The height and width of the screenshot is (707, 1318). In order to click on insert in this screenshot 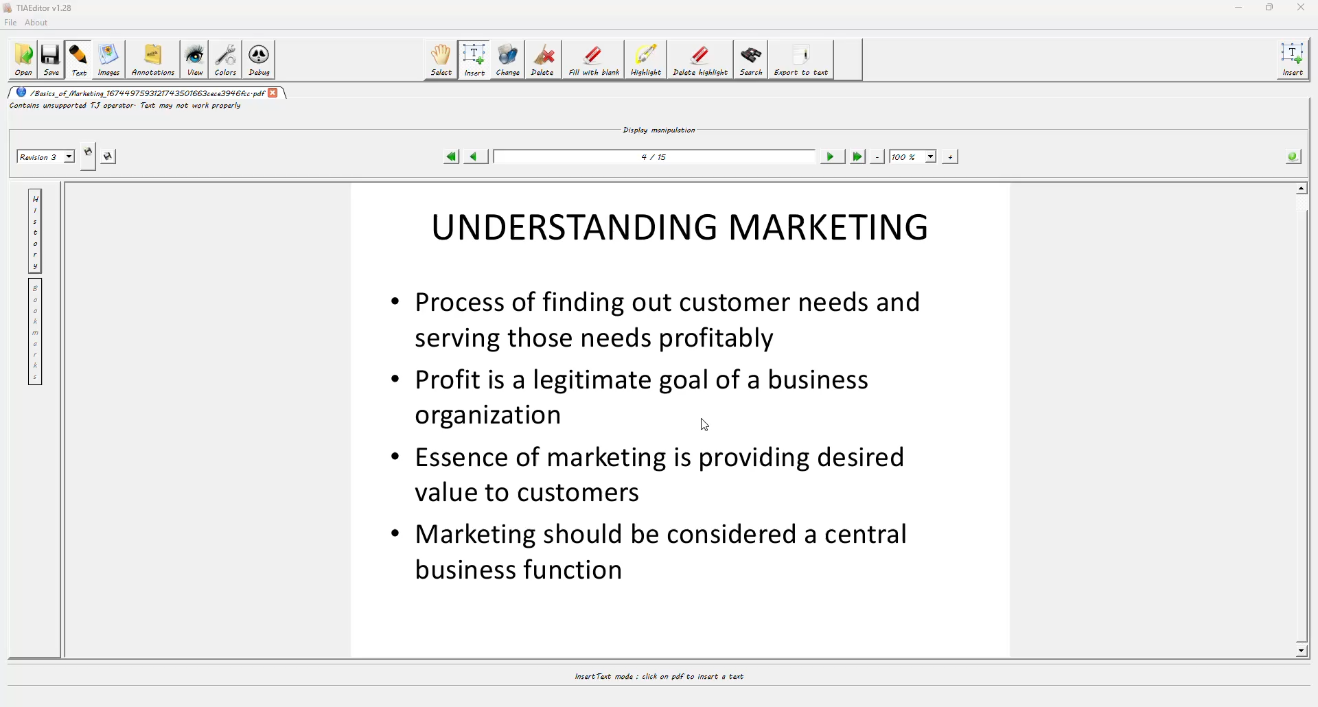, I will do `click(476, 59)`.